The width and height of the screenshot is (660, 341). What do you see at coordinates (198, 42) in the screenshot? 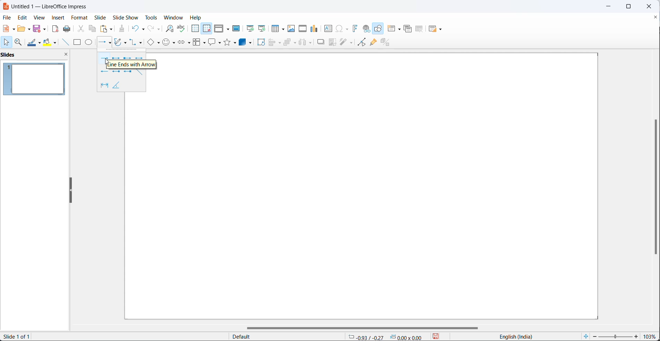
I see `flow chart` at bounding box center [198, 42].